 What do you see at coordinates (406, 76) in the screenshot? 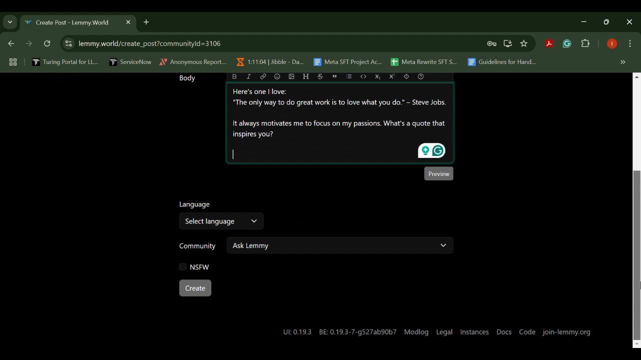
I see `spoiler` at bounding box center [406, 76].